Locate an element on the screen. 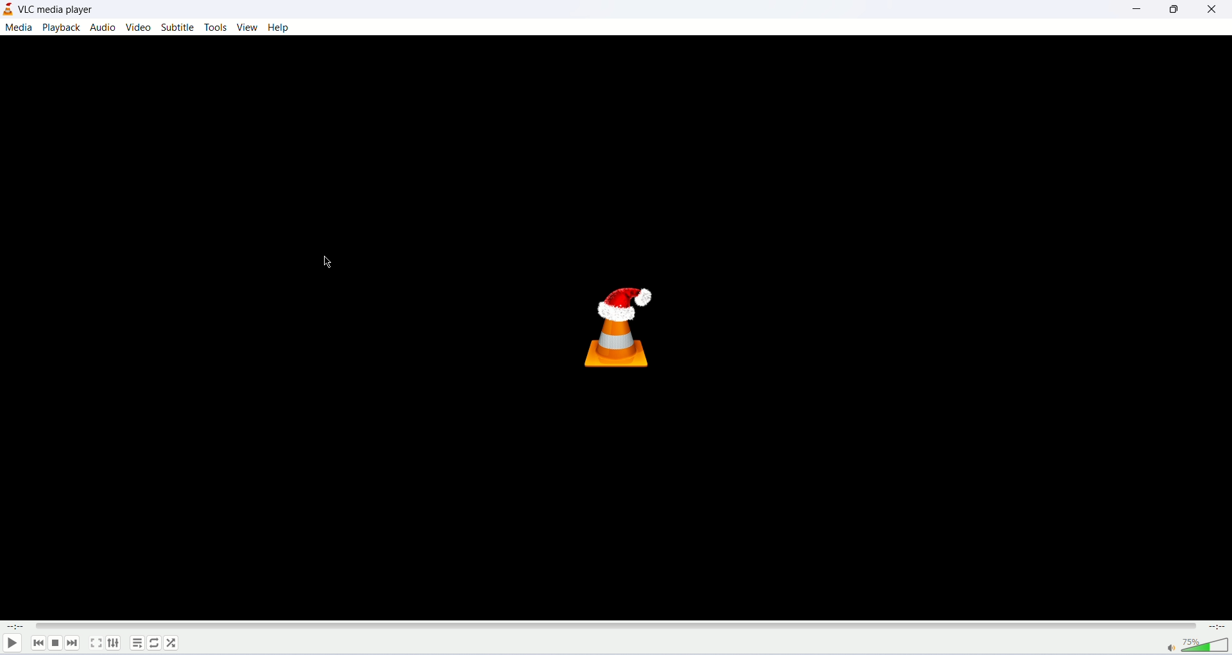 This screenshot has height=655, width=1232. volume bar is located at coordinates (1206, 645).